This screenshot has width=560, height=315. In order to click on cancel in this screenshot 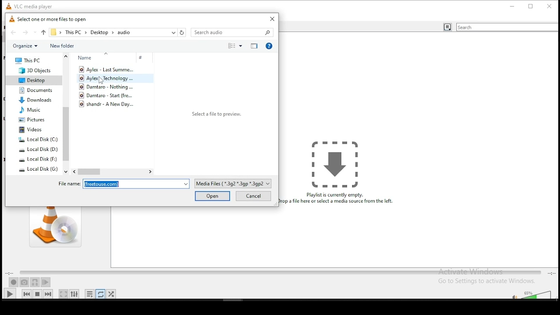, I will do `click(252, 197)`.